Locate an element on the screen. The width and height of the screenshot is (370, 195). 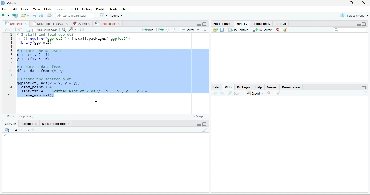
Open recent files is located at coordinates (28, 15).